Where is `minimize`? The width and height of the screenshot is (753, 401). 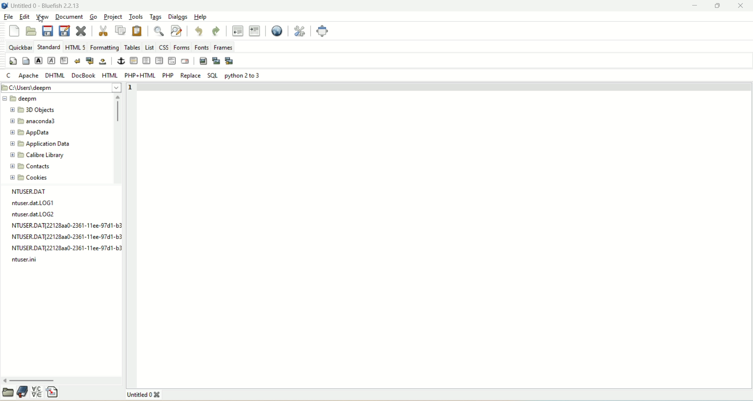
minimize is located at coordinates (697, 5).